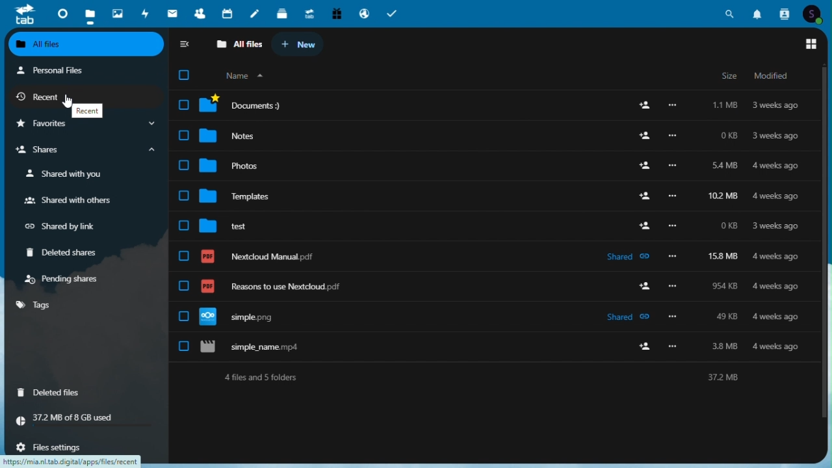  Describe the element at coordinates (84, 418) in the screenshot. I see `Storage` at that location.